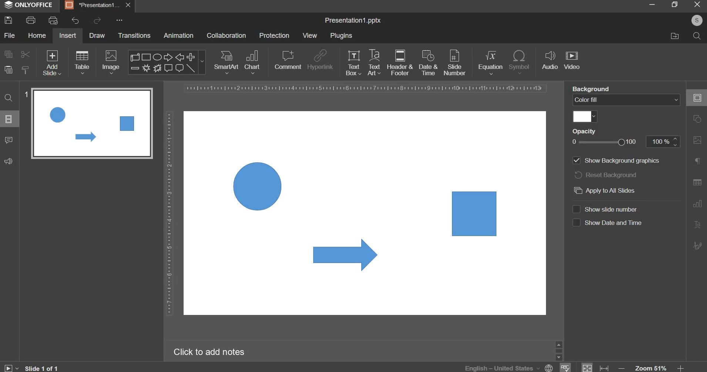 The image size is (707, 372). Describe the element at coordinates (697, 182) in the screenshot. I see `table setting` at that location.